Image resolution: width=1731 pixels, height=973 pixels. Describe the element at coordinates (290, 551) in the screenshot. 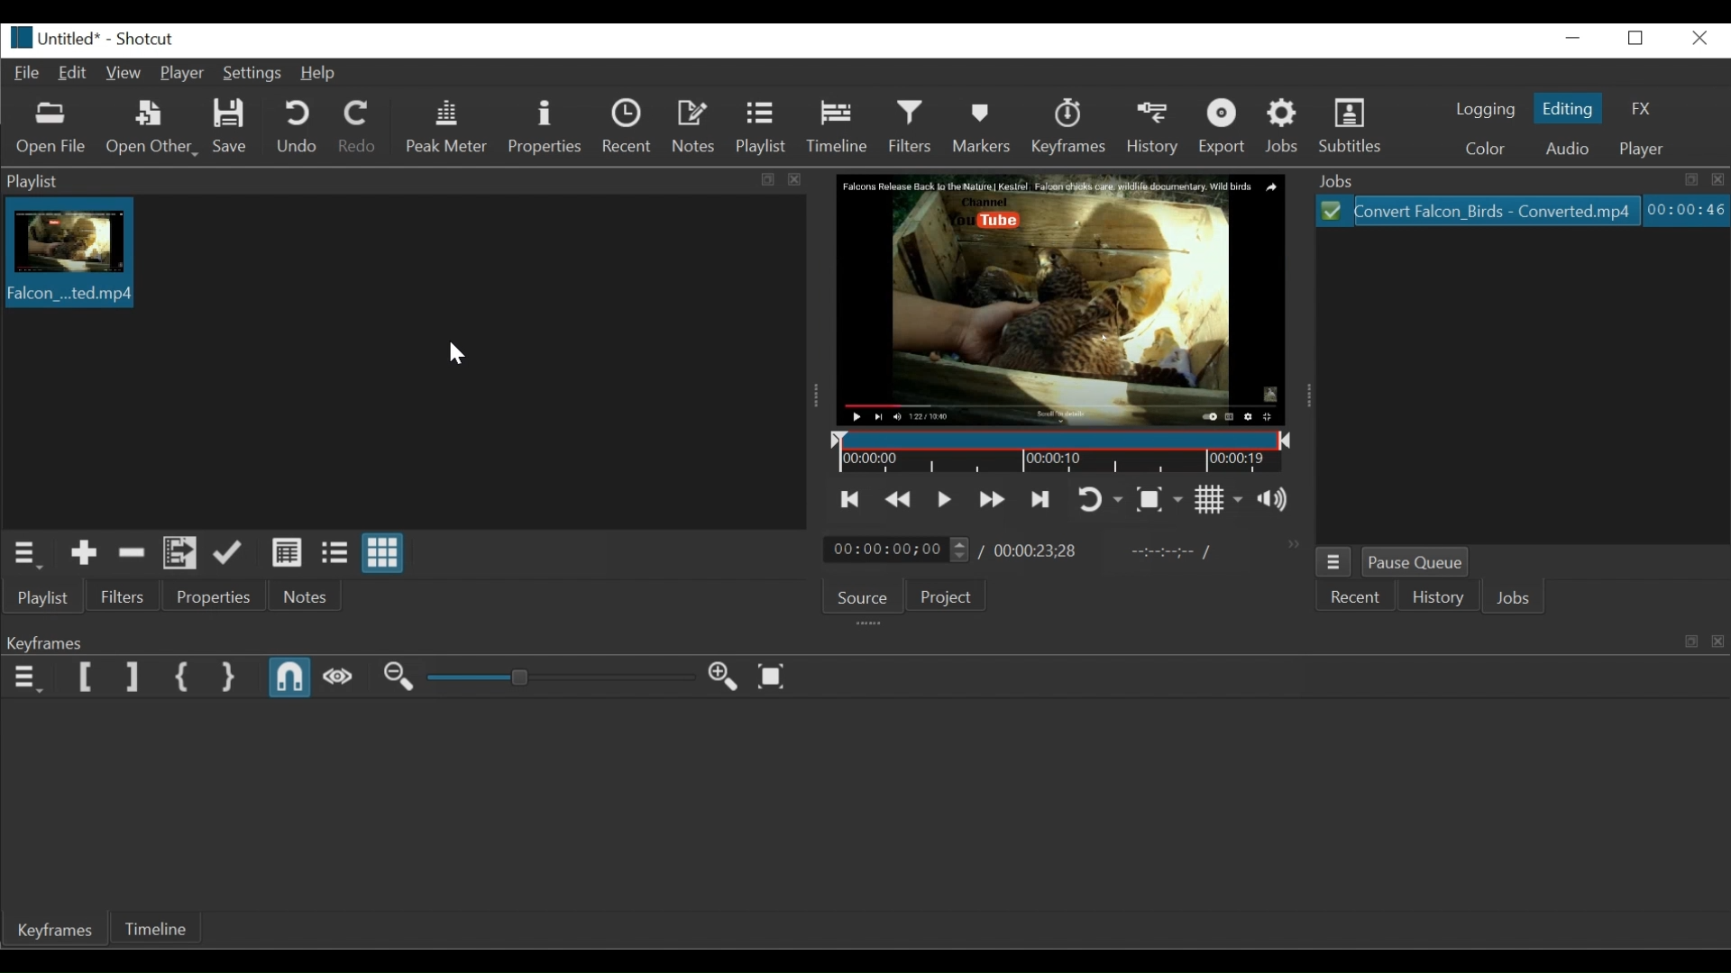

I see `View as details` at that location.